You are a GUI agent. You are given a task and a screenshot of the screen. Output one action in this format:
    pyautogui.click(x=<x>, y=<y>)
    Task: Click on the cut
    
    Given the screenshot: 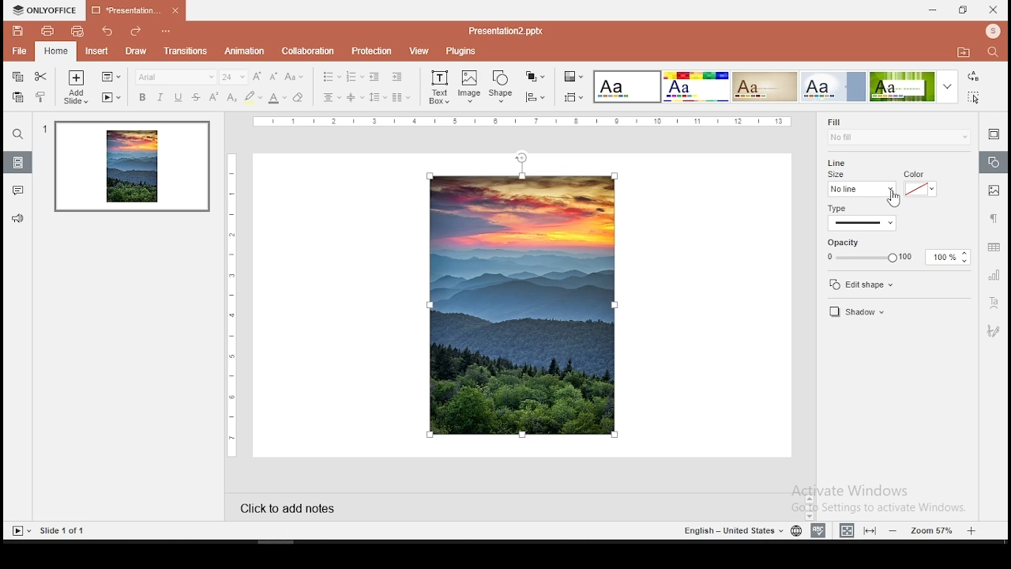 What is the action you would take?
    pyautogui.click(x=41, y=77)
    